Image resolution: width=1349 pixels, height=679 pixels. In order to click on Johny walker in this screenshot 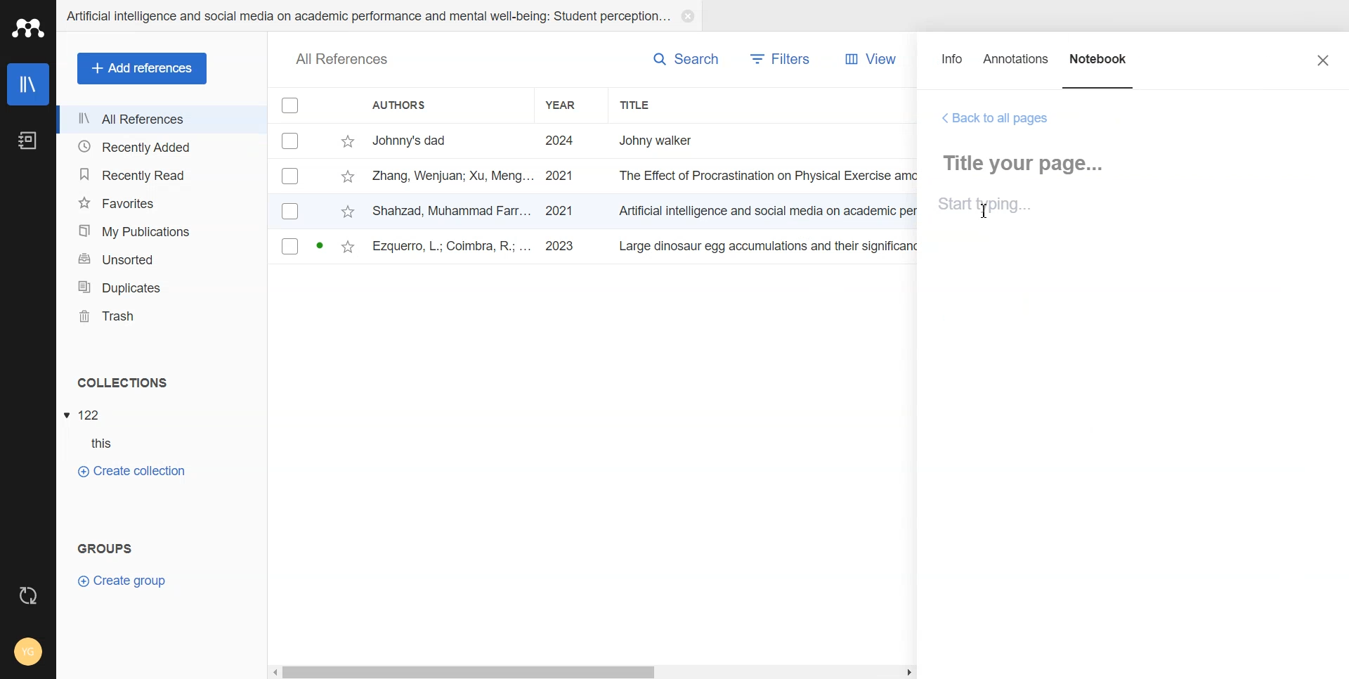, I will do `click(670, 139)`.